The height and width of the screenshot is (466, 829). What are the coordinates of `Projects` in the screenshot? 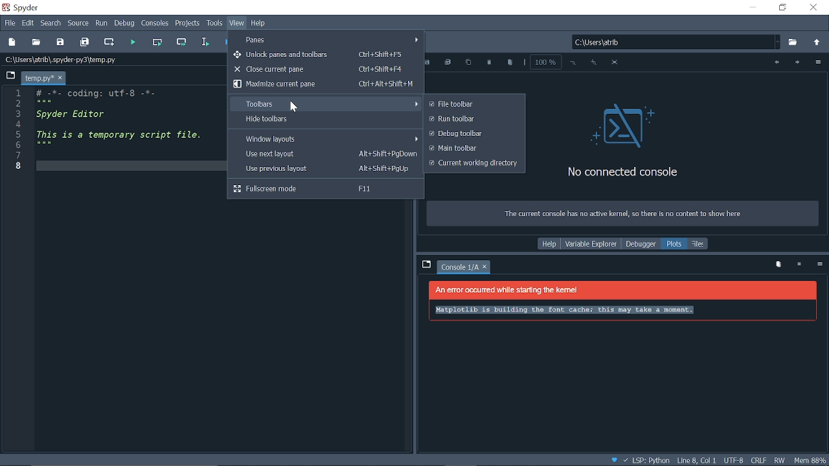 It's located at (188, 25).